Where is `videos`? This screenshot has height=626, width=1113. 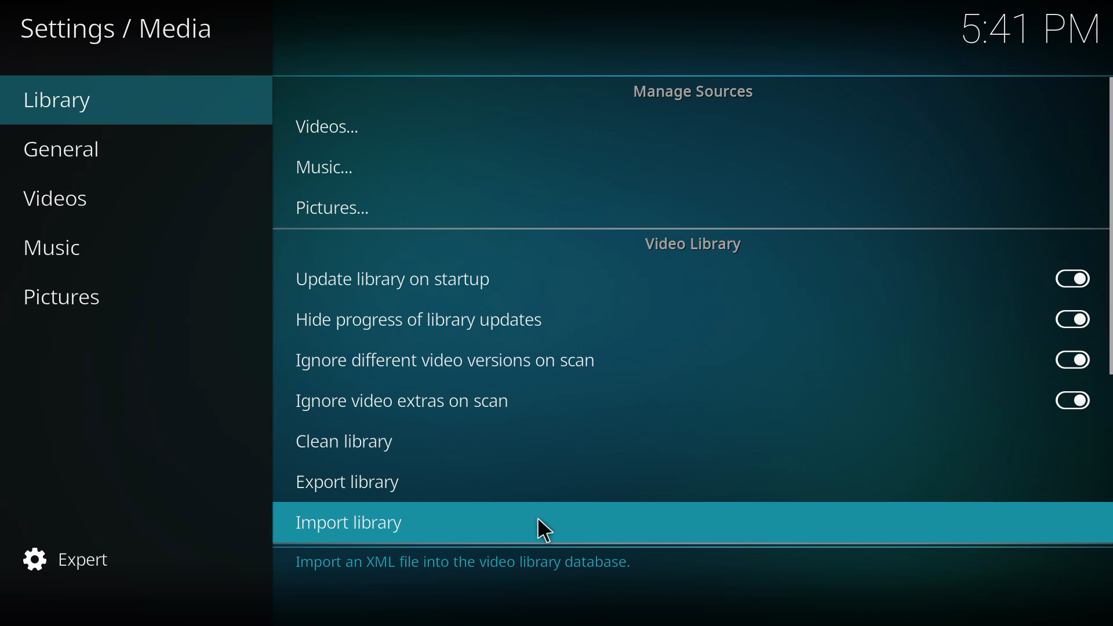 videos is located at coordinates (330, 128).